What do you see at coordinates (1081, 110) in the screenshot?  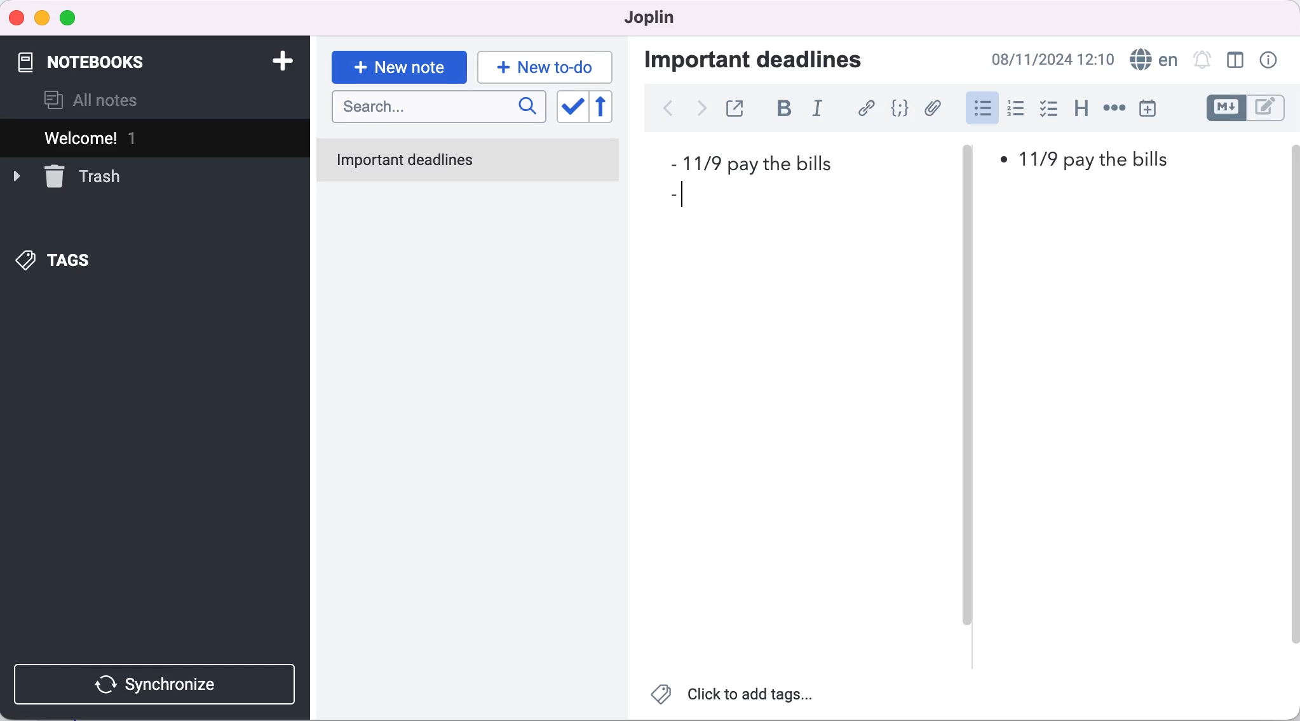 I see `heading` at bounding box center [1081, 110].